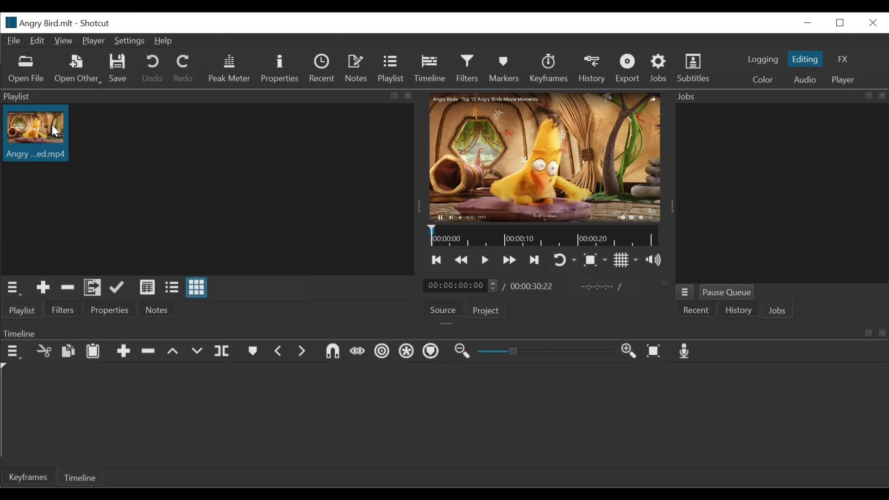  I want to click on Peak Meter, so click(227, 68).